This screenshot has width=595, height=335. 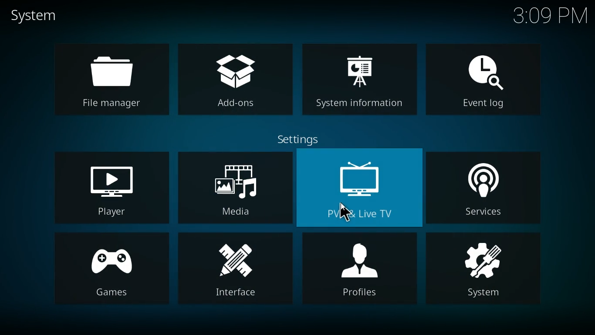 I want to click on pvr & live tv, so click(x=360, y=187).